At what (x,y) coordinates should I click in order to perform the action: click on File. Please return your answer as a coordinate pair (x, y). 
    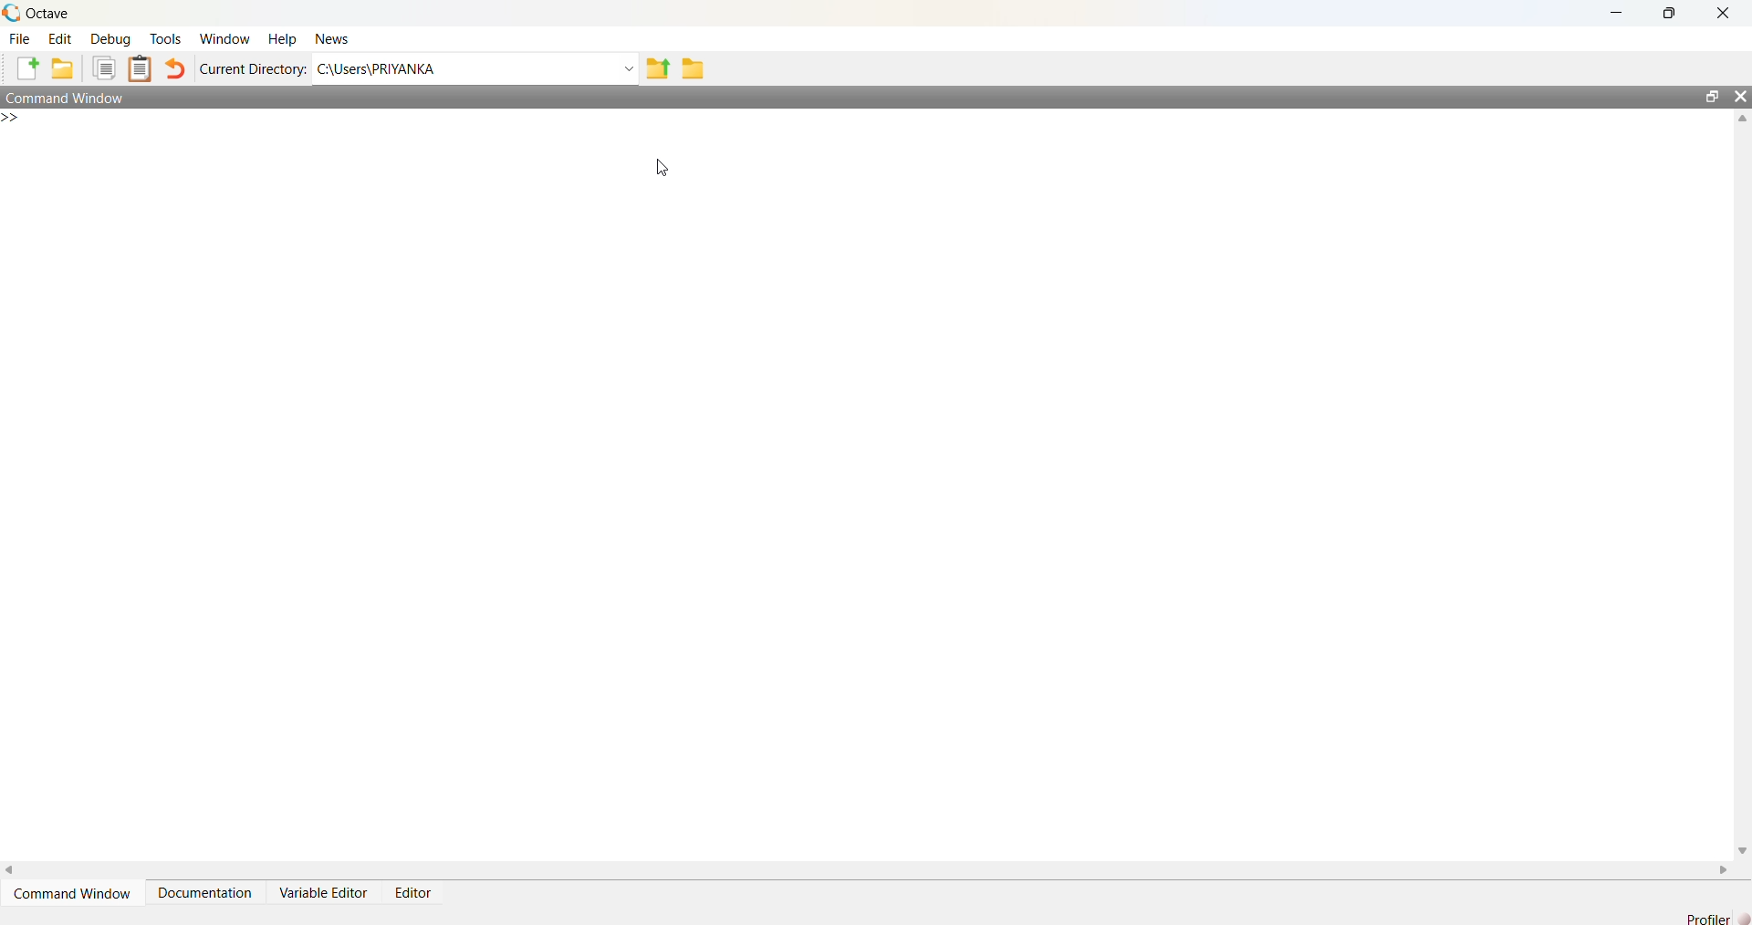
    Looking at the image, I should click on (20, 37).